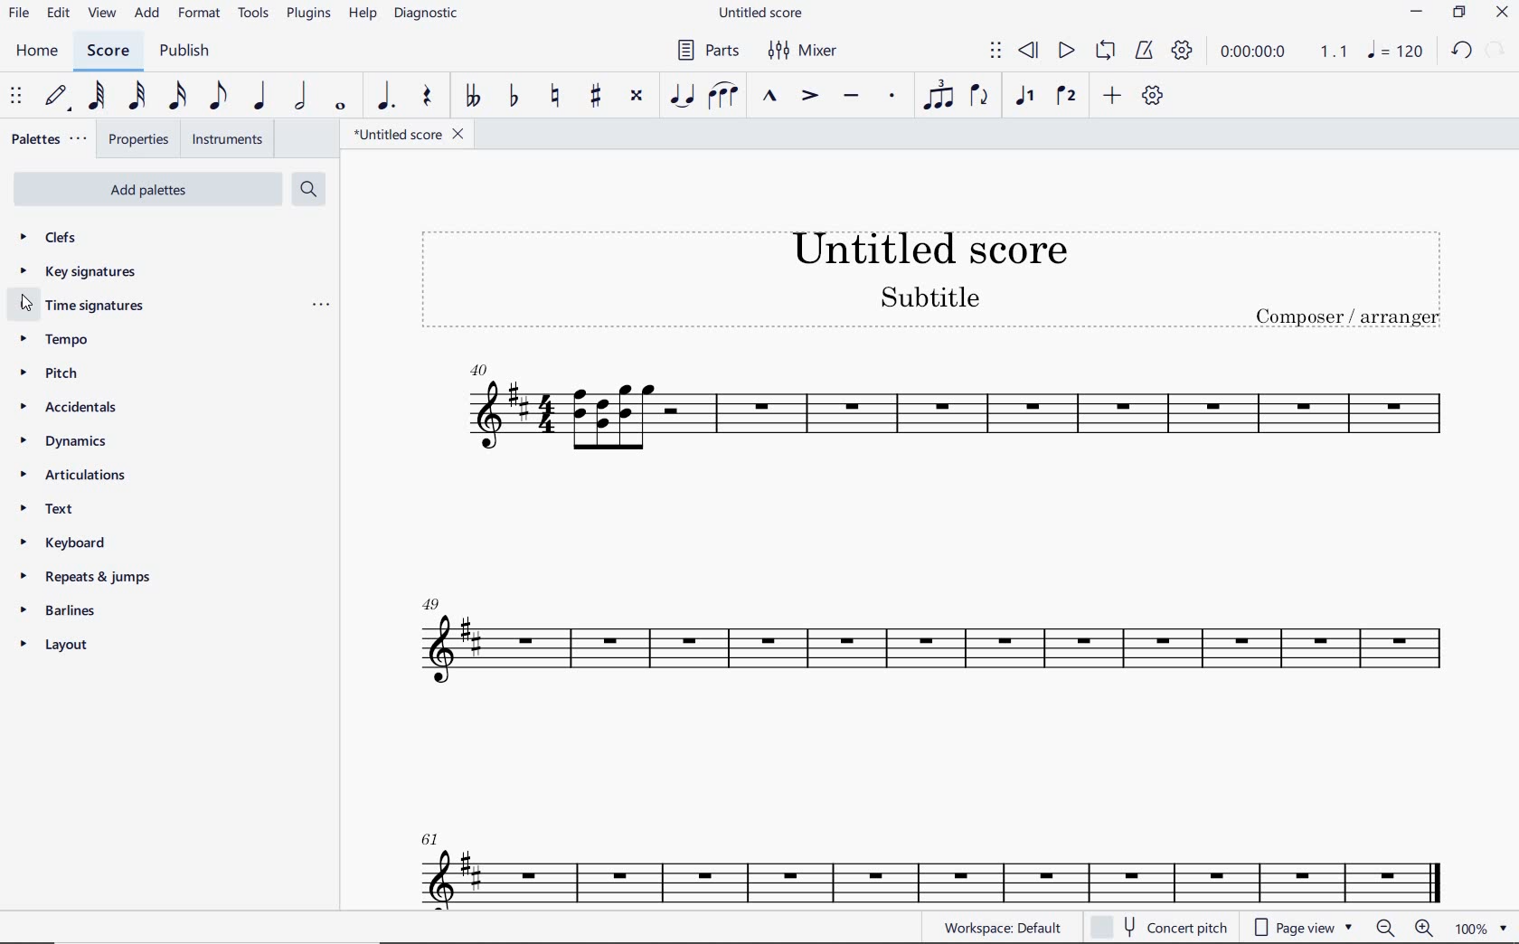 Image resolution: width=1519 pixels, height=944 pixels. I want to click on ADD, so click(1112, 95).